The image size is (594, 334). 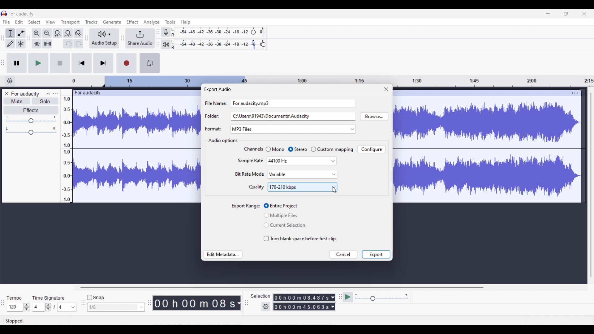 What do you see at coordinates (285, 225) in the screenshot?
I see `Toggle for 'Current Selection'` at bounding box center [285, 225].